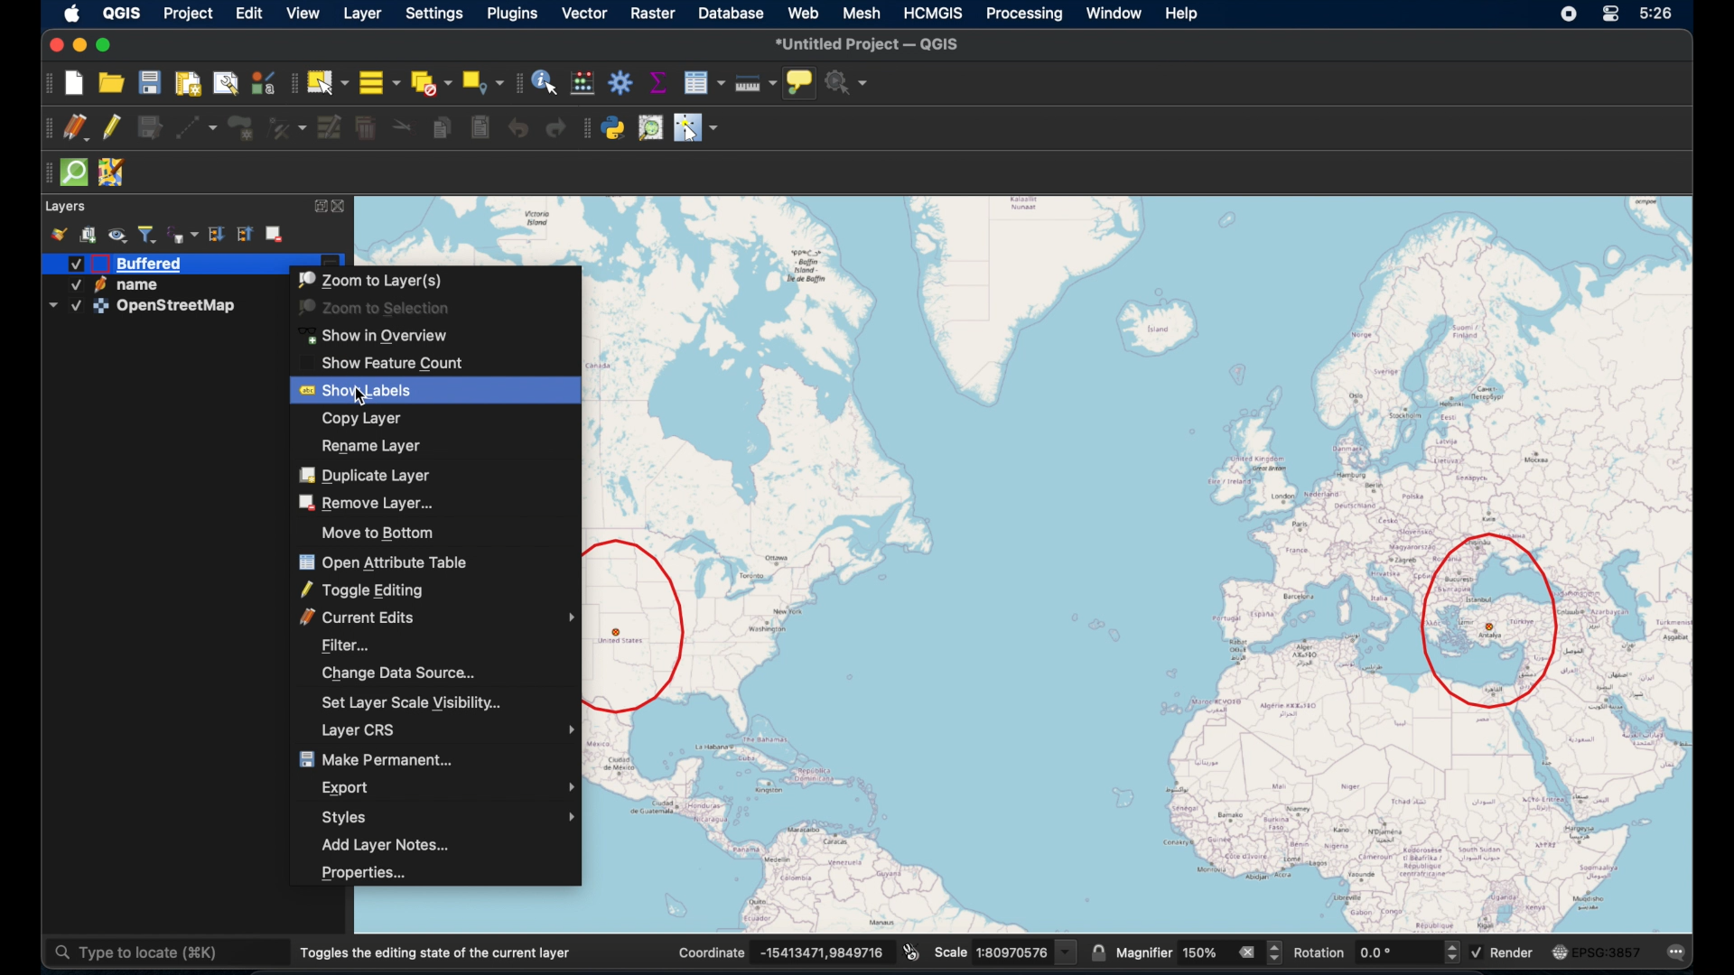 The height and width of the screenshot is (975, 1734). I want to click on show statistical summary, so click(657, 79).